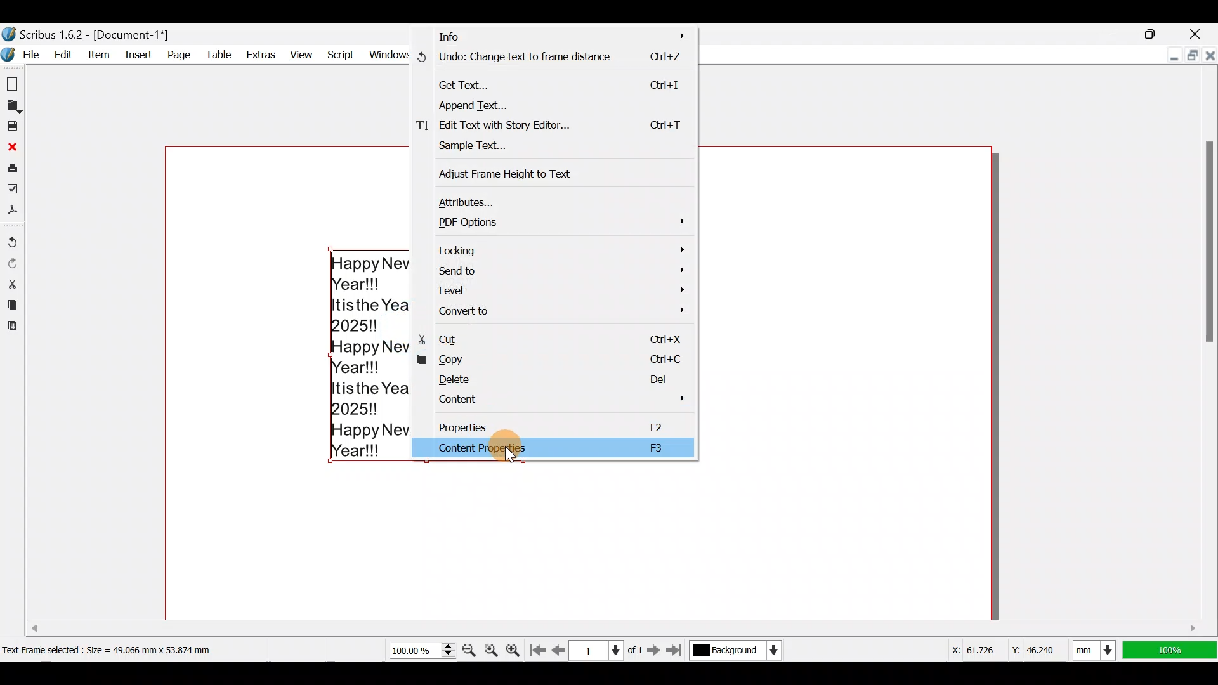 This screenshot has height=685, width=1218. What do you see at coordinates (420, 651) in the screenshot?
I see `Current zoom level` at bounding box center [420, 651].